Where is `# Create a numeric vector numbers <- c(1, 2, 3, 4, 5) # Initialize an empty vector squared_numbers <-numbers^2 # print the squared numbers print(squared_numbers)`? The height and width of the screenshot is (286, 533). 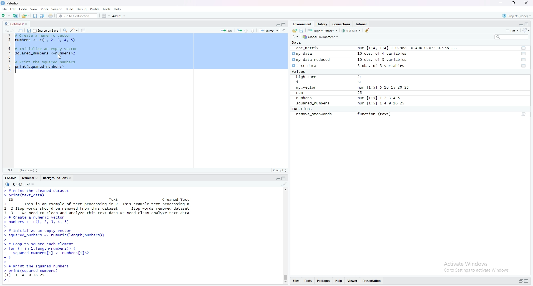 # Create a numeric vector numbers <- c(1, 2, 3, 4, 5) # Initialize an empty vector squared_numbers <-numbers^2 # print the squared numbers print(squared_numbers) is located at coordinates (48, 54).